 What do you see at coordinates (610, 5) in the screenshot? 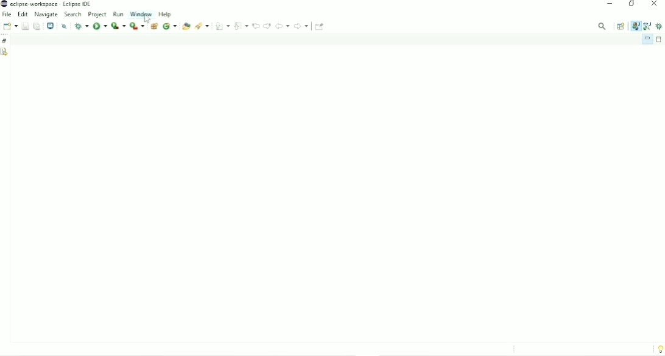
I see `Minimize` at bounding box center [610, 5].